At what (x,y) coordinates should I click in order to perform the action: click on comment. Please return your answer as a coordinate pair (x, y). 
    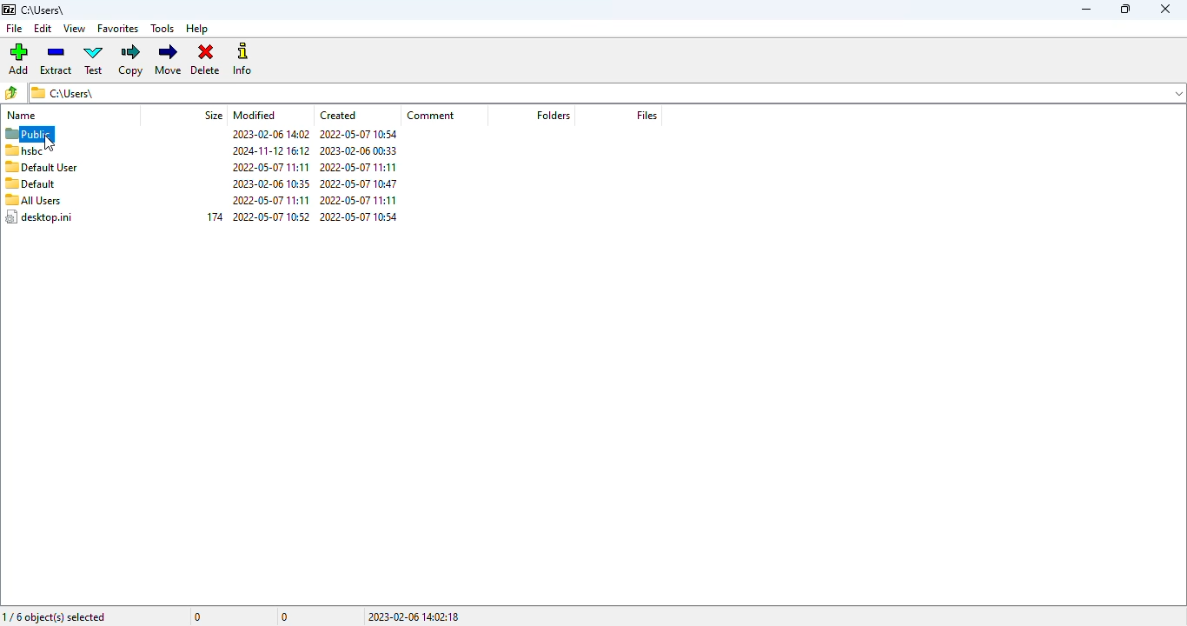
    Looking at the image, I should click on (431, 117).